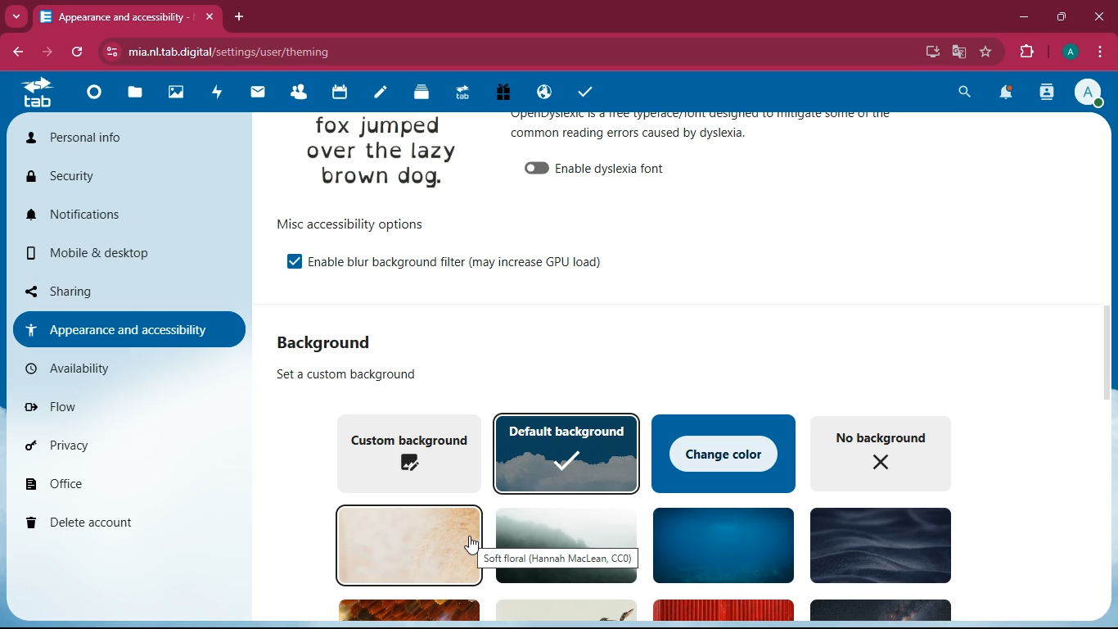  What do you see at coordinates (711, 132) in the screenshot?
I see `appearance` at bounding box center [711, 132].